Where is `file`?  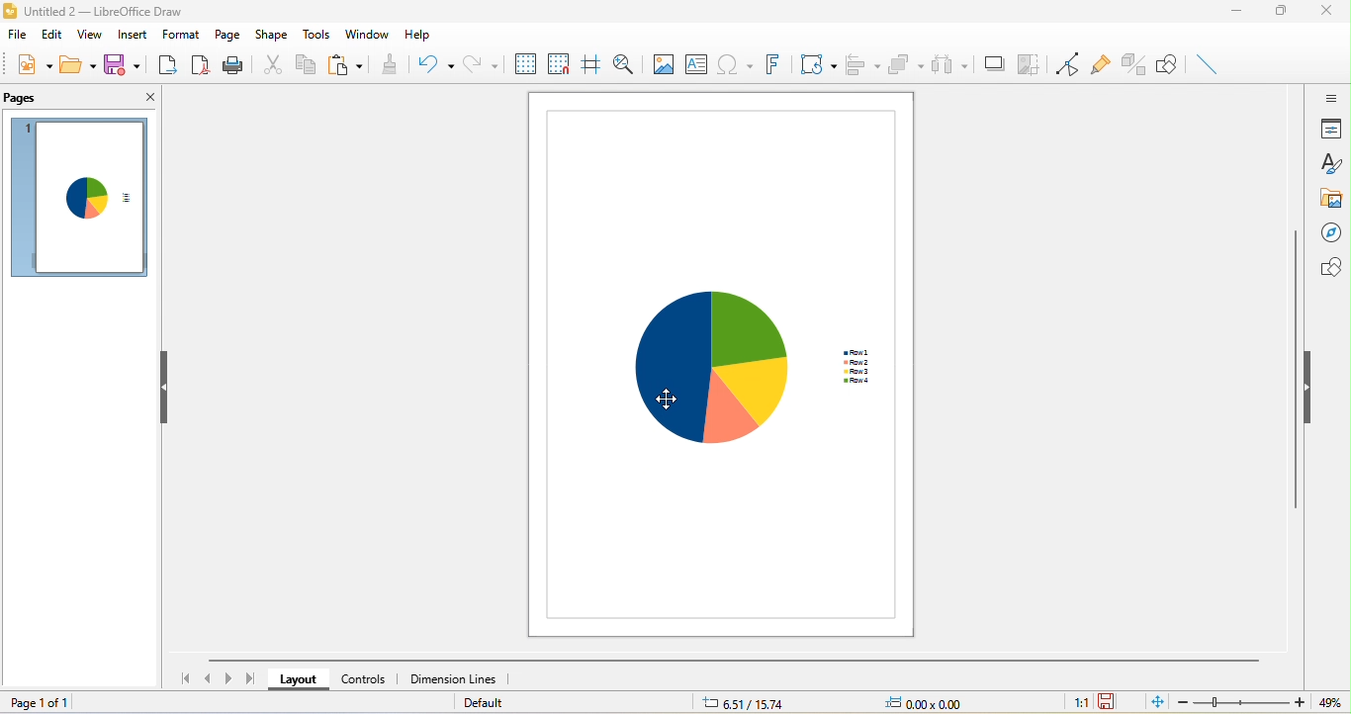 file is located at coordinates (17, 36).